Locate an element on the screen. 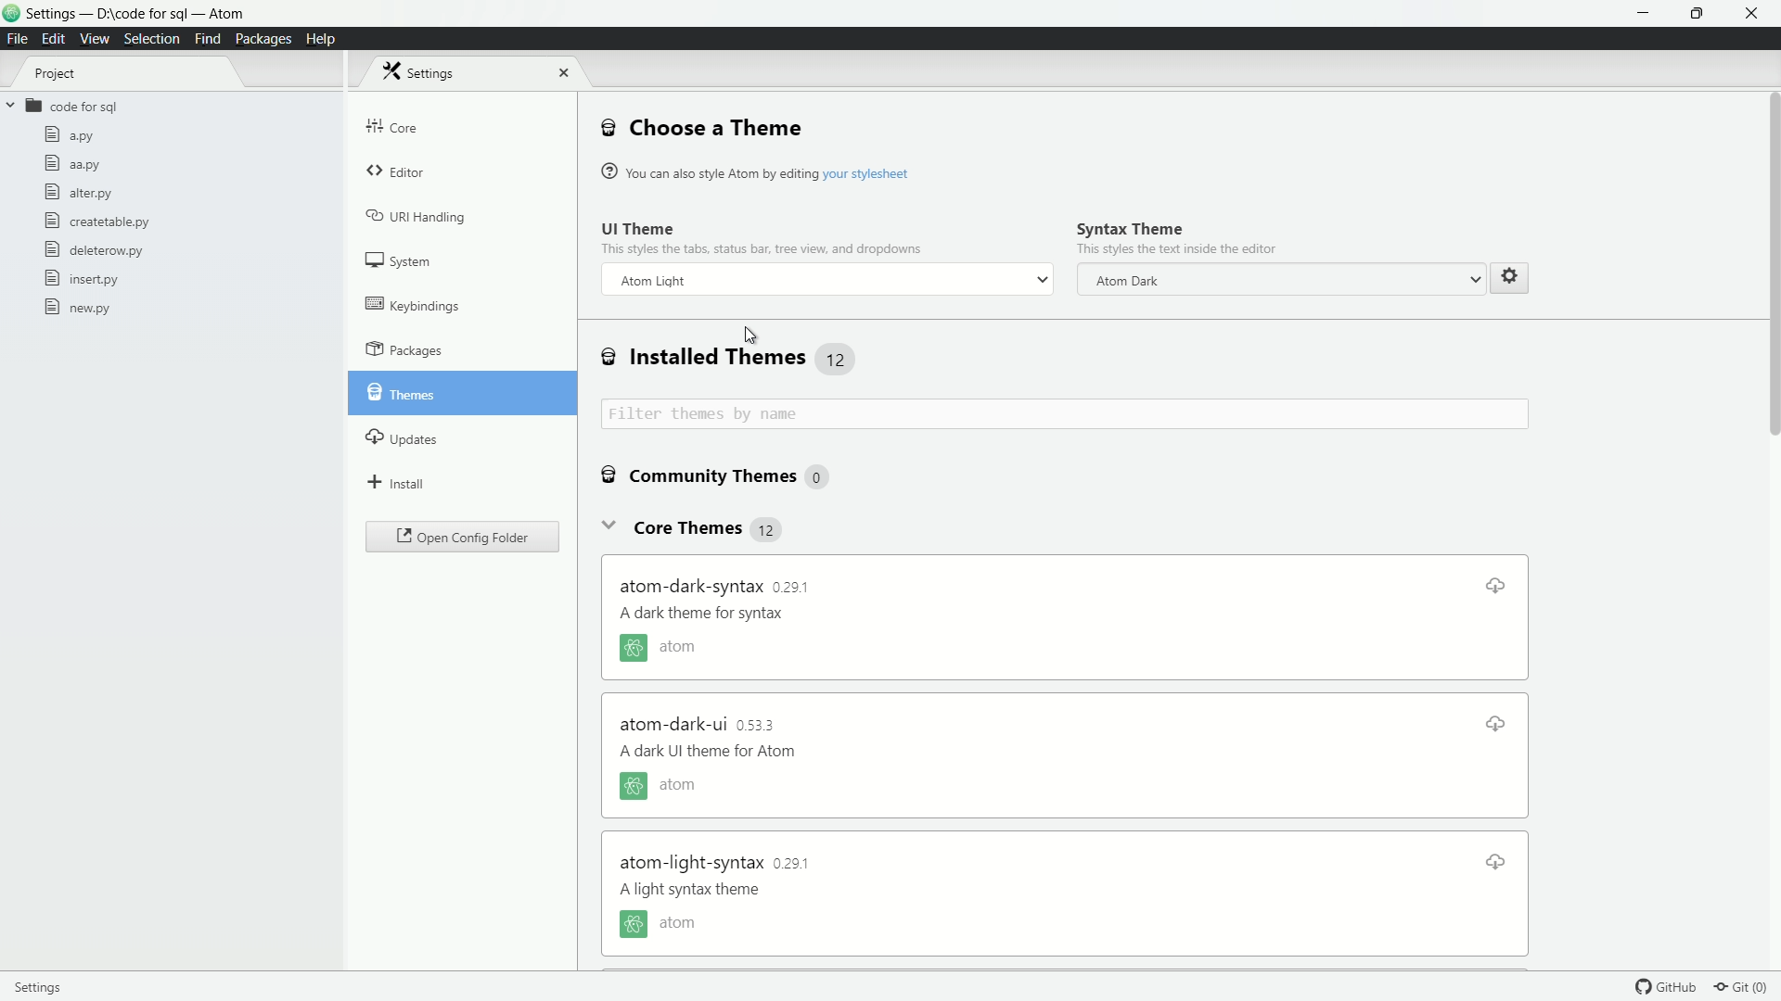  packages menu is located at coordinates (265, 39).